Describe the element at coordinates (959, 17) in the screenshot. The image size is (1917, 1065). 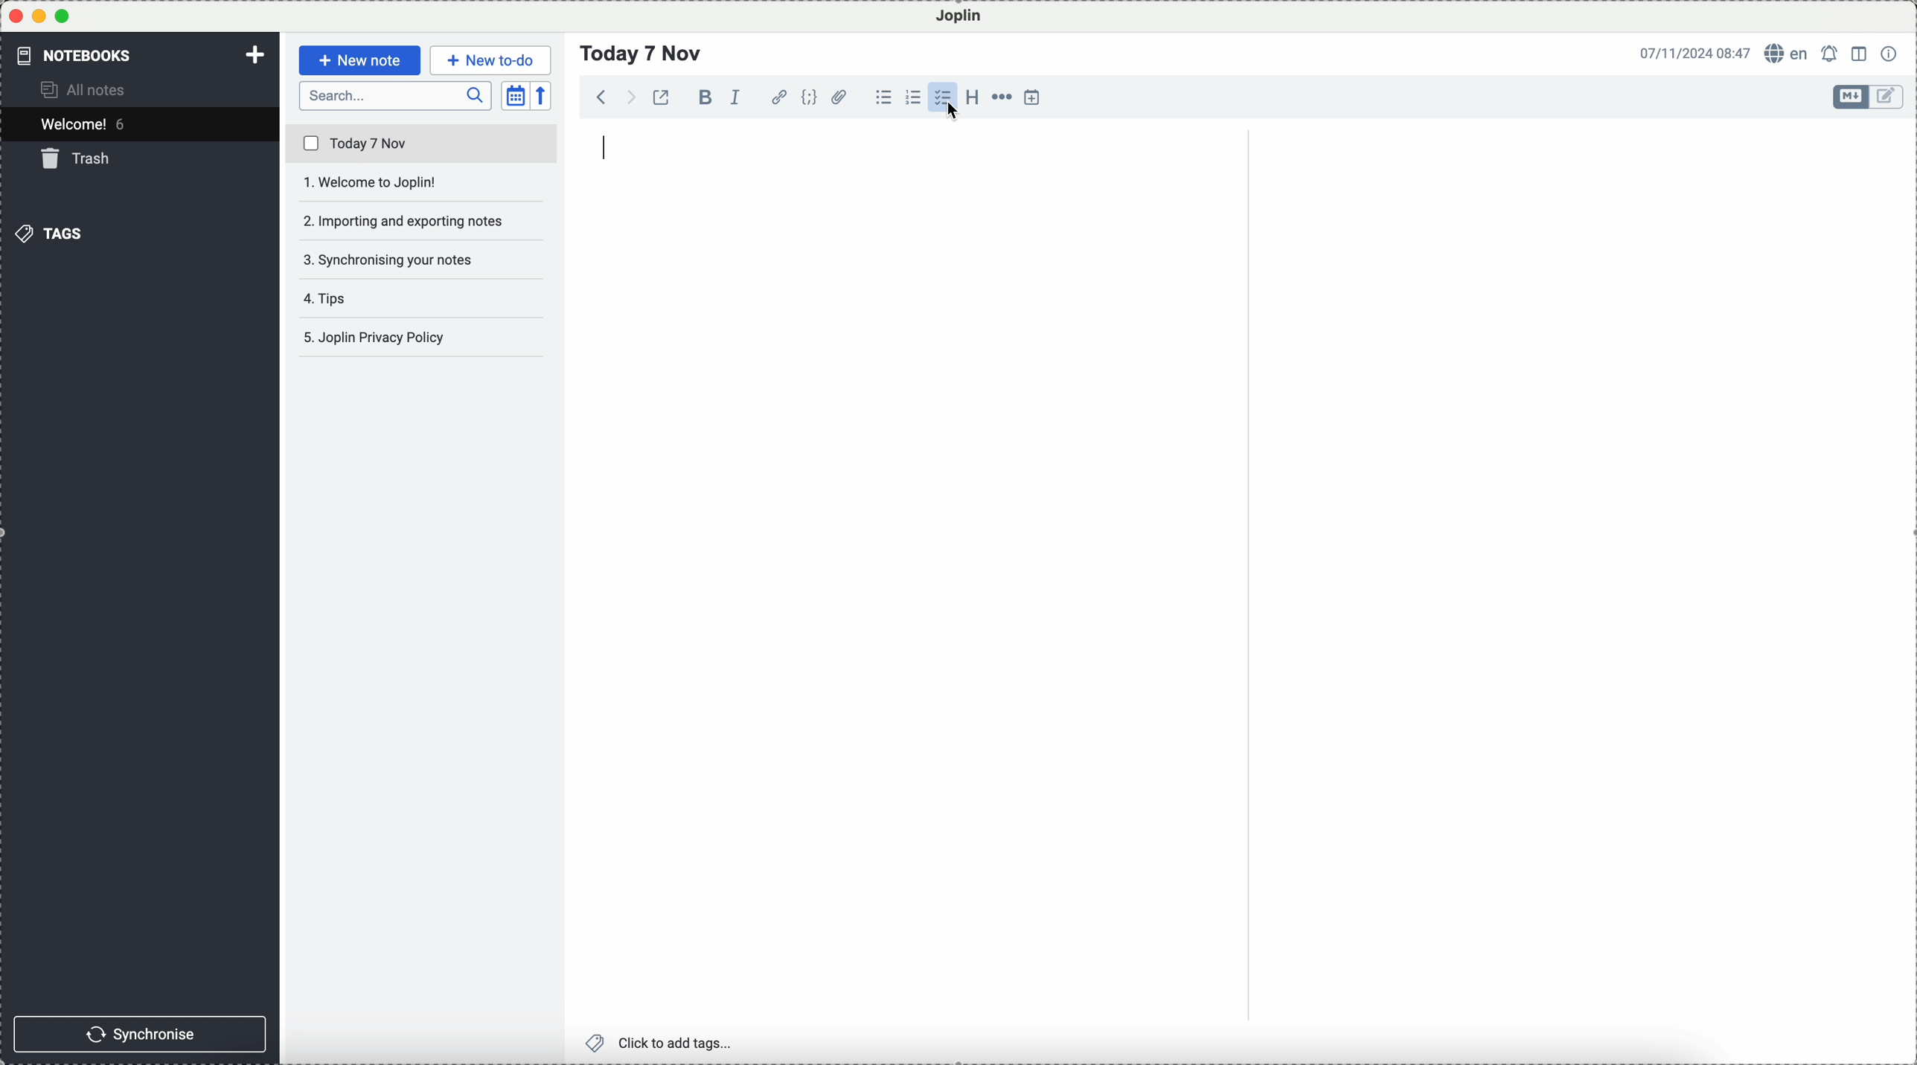
I see `Joplin` at that location.